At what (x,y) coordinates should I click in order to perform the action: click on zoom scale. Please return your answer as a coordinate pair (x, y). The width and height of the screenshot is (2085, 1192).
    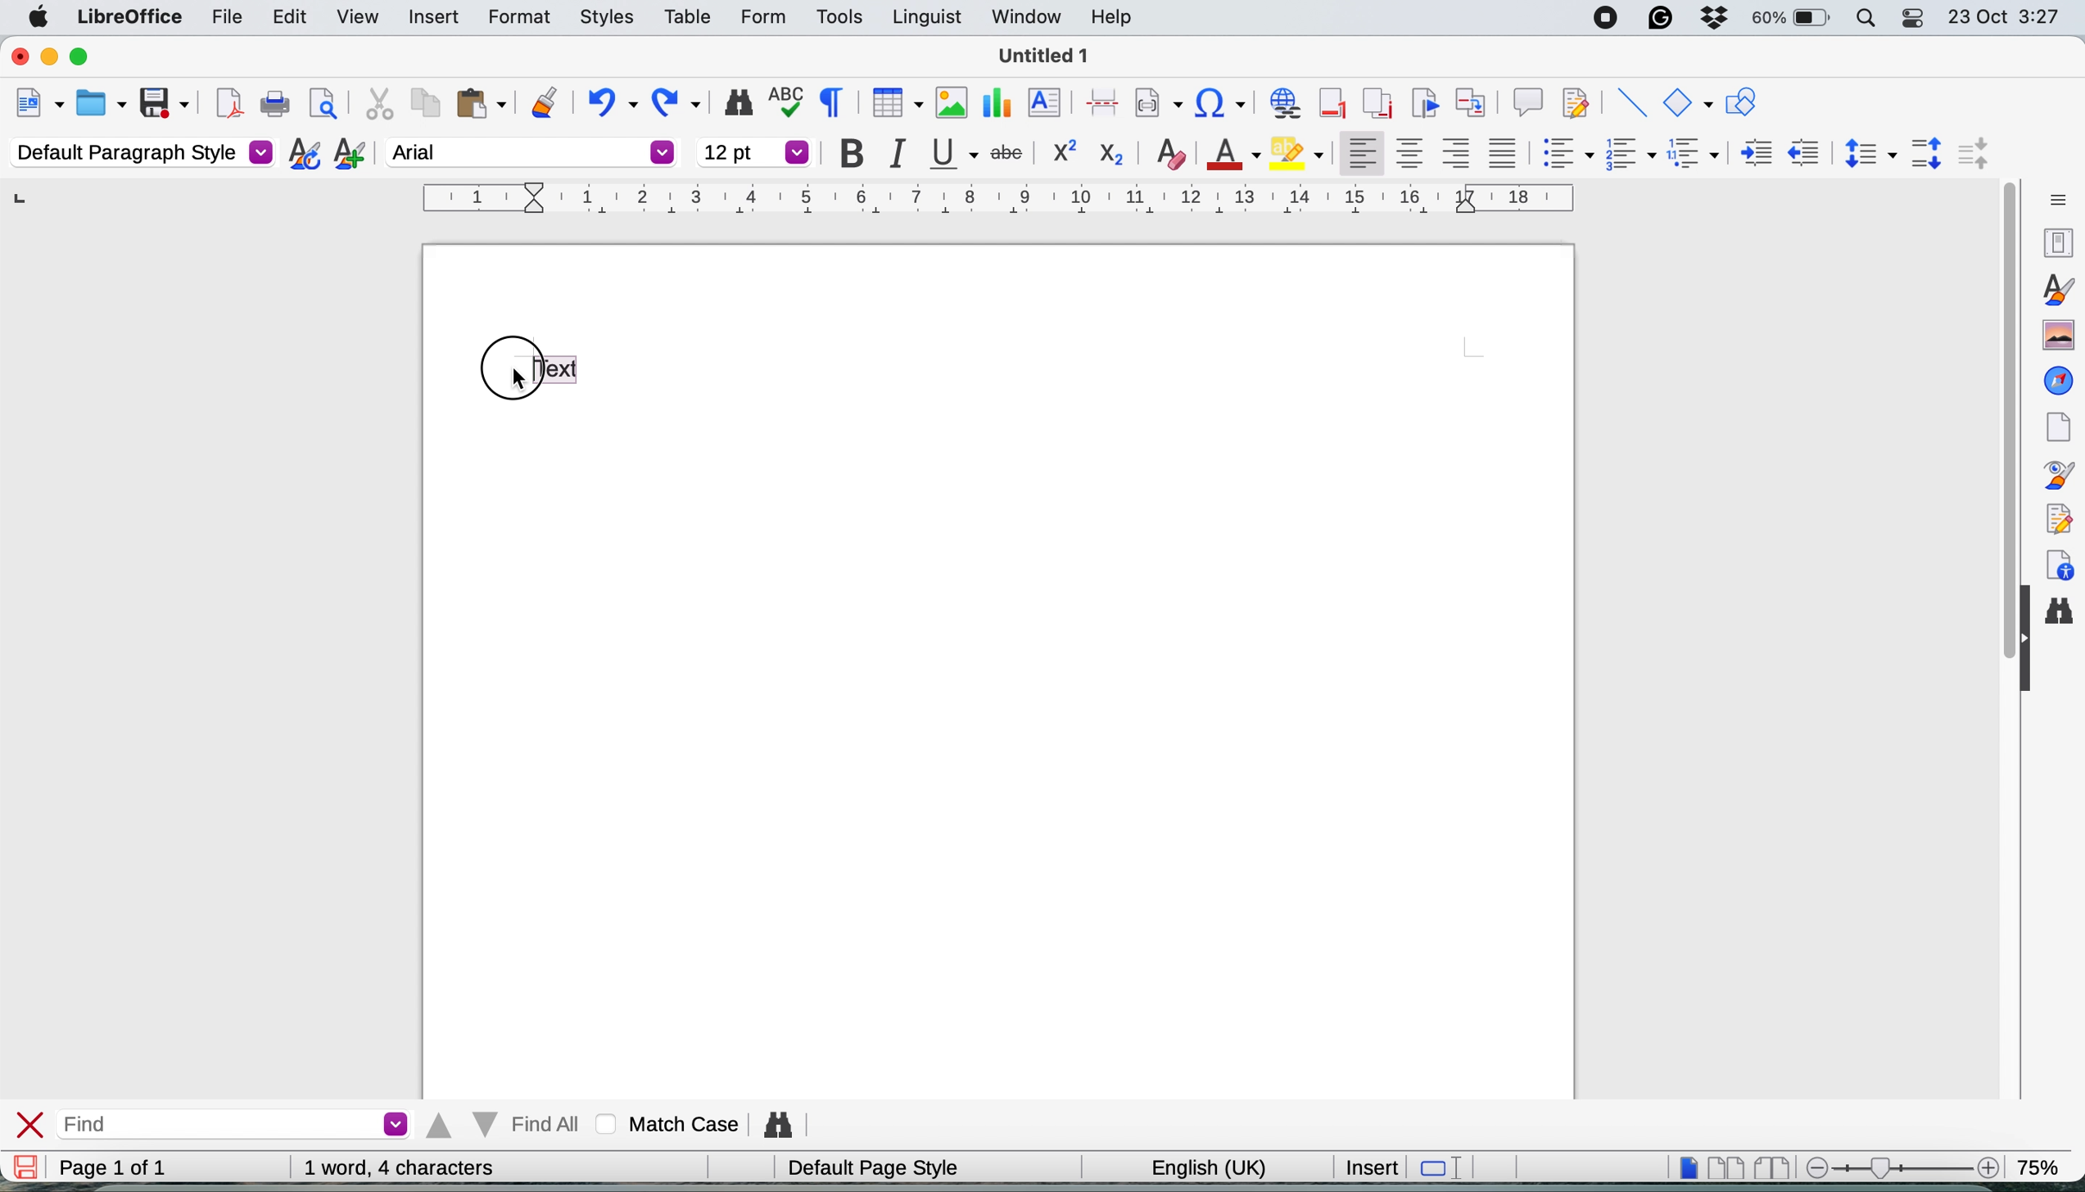
    Looking at the image, I should click on (1898, 1166).